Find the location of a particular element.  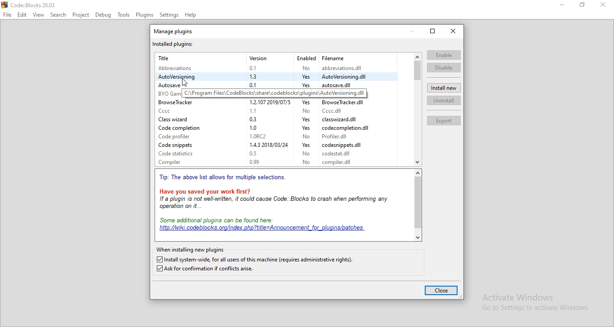

No is located at coordinates (305, 154).